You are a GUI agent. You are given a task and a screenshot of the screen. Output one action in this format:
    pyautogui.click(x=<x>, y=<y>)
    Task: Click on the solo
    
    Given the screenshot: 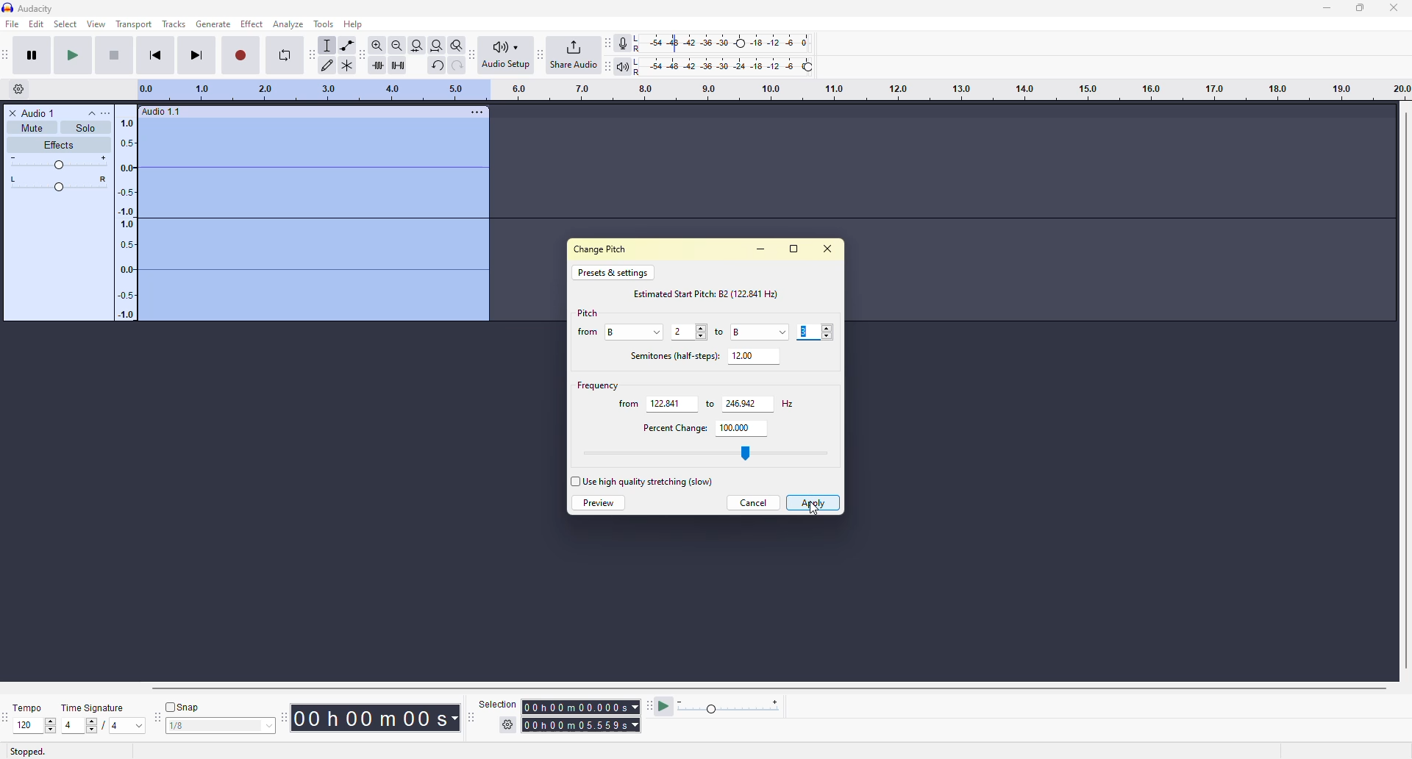 What is the action you would take?
    pyautogui.click(x=85, y=127)
    